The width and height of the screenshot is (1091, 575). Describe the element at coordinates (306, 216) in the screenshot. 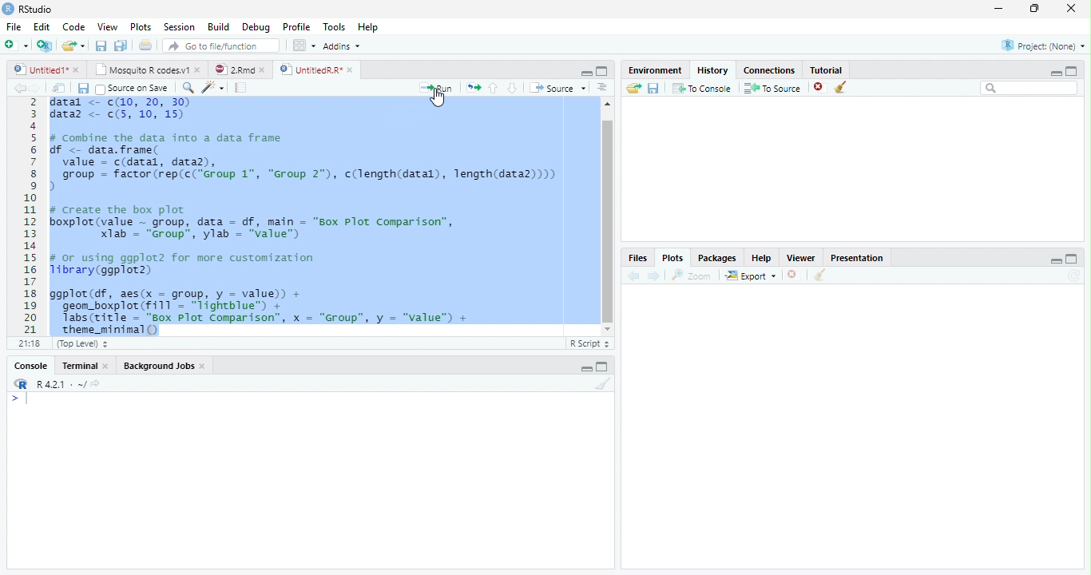

I see `datal <- c(10, 20, 30)
data2 <- c(5, 10, 15)
# combine the data into a data frame
df <- data. frame(
value = c(datal, data),
group = factor (rep(c("Group 1", "Group 2"), c(length(datal), length(data2))))
)
# create the box plot
boxplot (value ~ group, data = df, main = “Box Plot Comparison”,
X1ab = “Group®, ylab = "Value”)
# or using ggplot2 for more customization
Tibrary(ggplot2)
ggplot (df, aes(x = group, y = value) +
geom_boxplot (F111 = "1ightblue”) +
Tabs(title = "Box Plot Comparison”, x = “Group”, y = value") +
theme. minimal)` at that location.